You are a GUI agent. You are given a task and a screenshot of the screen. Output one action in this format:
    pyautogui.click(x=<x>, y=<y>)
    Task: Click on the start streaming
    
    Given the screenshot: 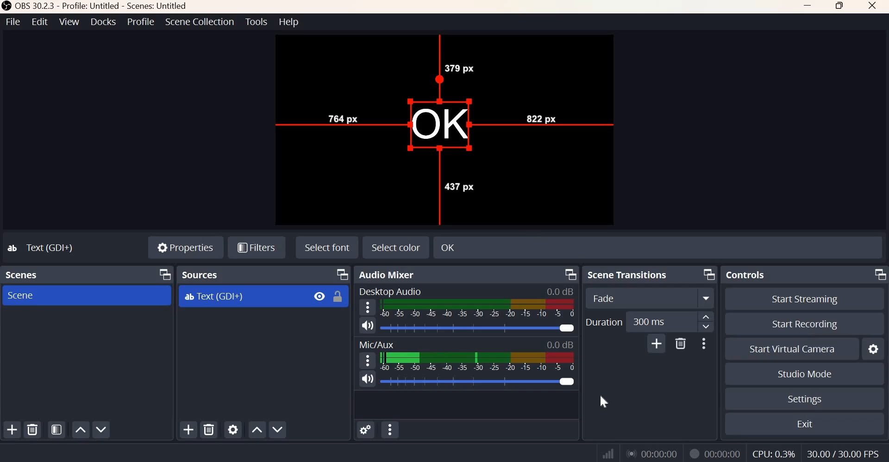 What is the action you would take?
    pyautogui.click(x=806, y=300)
    